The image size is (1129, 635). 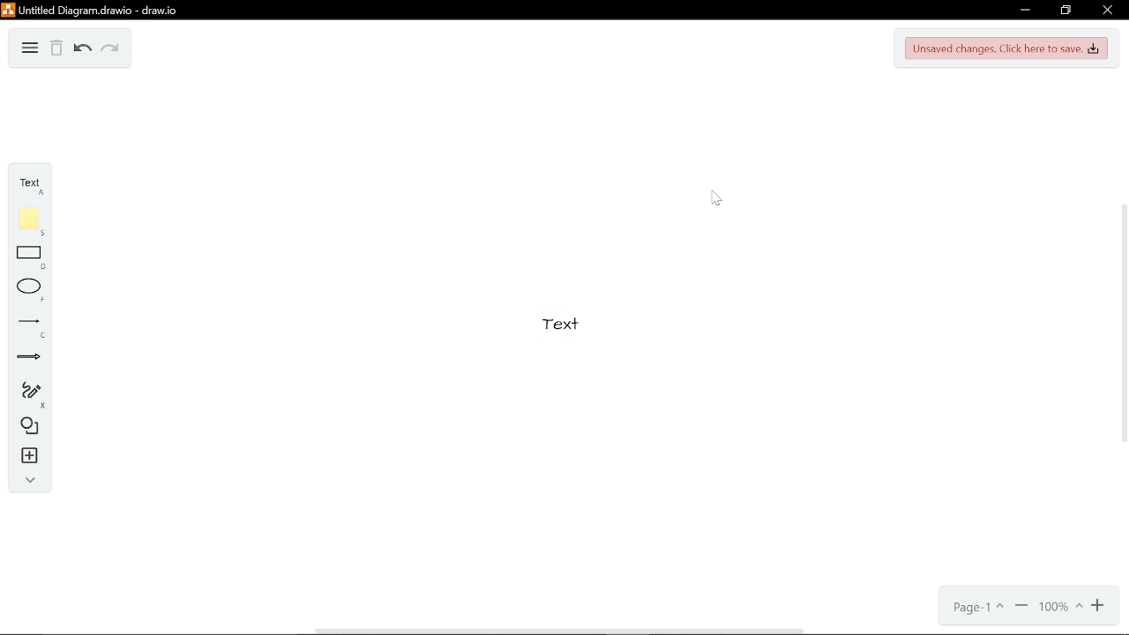 I want to click on Freehand, so click(x=26, y=394).